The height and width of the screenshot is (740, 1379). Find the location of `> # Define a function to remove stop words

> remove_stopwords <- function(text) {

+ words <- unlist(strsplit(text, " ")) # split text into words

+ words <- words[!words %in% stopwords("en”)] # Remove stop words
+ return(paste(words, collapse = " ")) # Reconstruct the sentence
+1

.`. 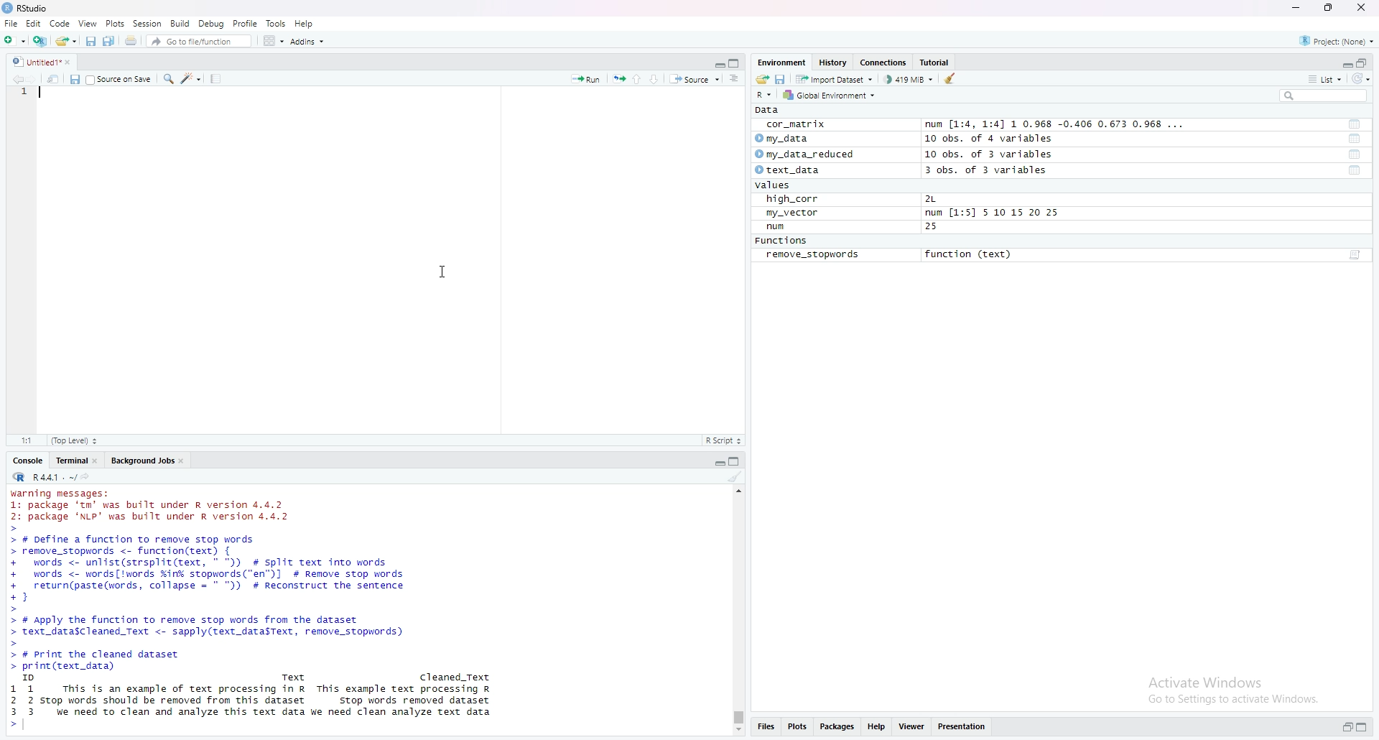

> # Define a function to remove stop words

> remove_stopwords <- function(text) {

+ words <- unlist(strsplit(text, " ")) # split text into words

+ words <- words[!words %in% stopwords("en”)] # Remove stop words
+ return(paste(words, collapse = " ")) # Reconstruct the sentence
+1

. is located at coordinates (225, 571).